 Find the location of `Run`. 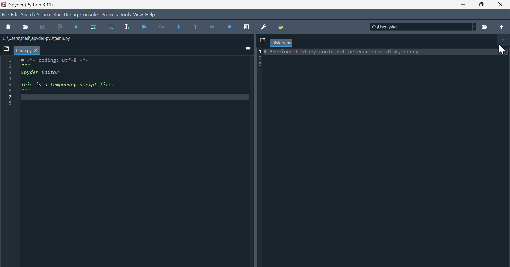

Run is located at coordinates (57, 15).